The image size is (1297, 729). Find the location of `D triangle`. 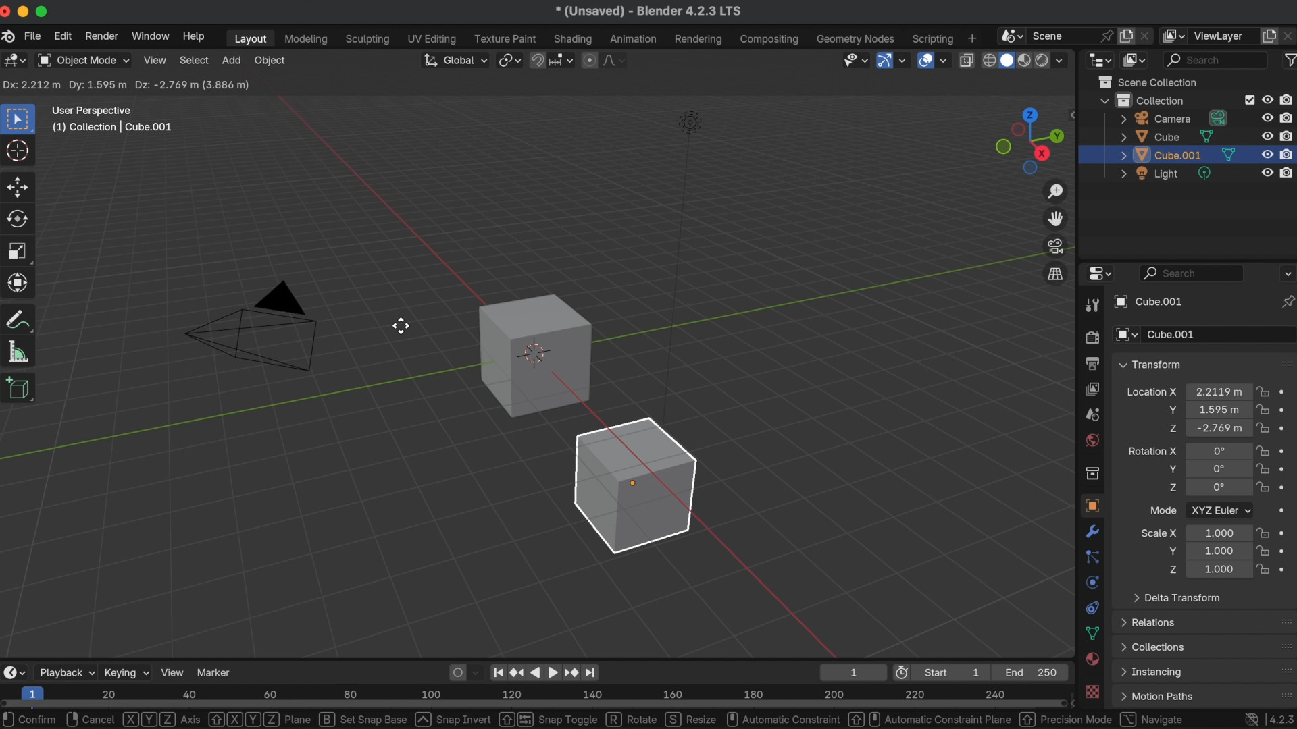

D triangle is located at coordinates (253, 324).